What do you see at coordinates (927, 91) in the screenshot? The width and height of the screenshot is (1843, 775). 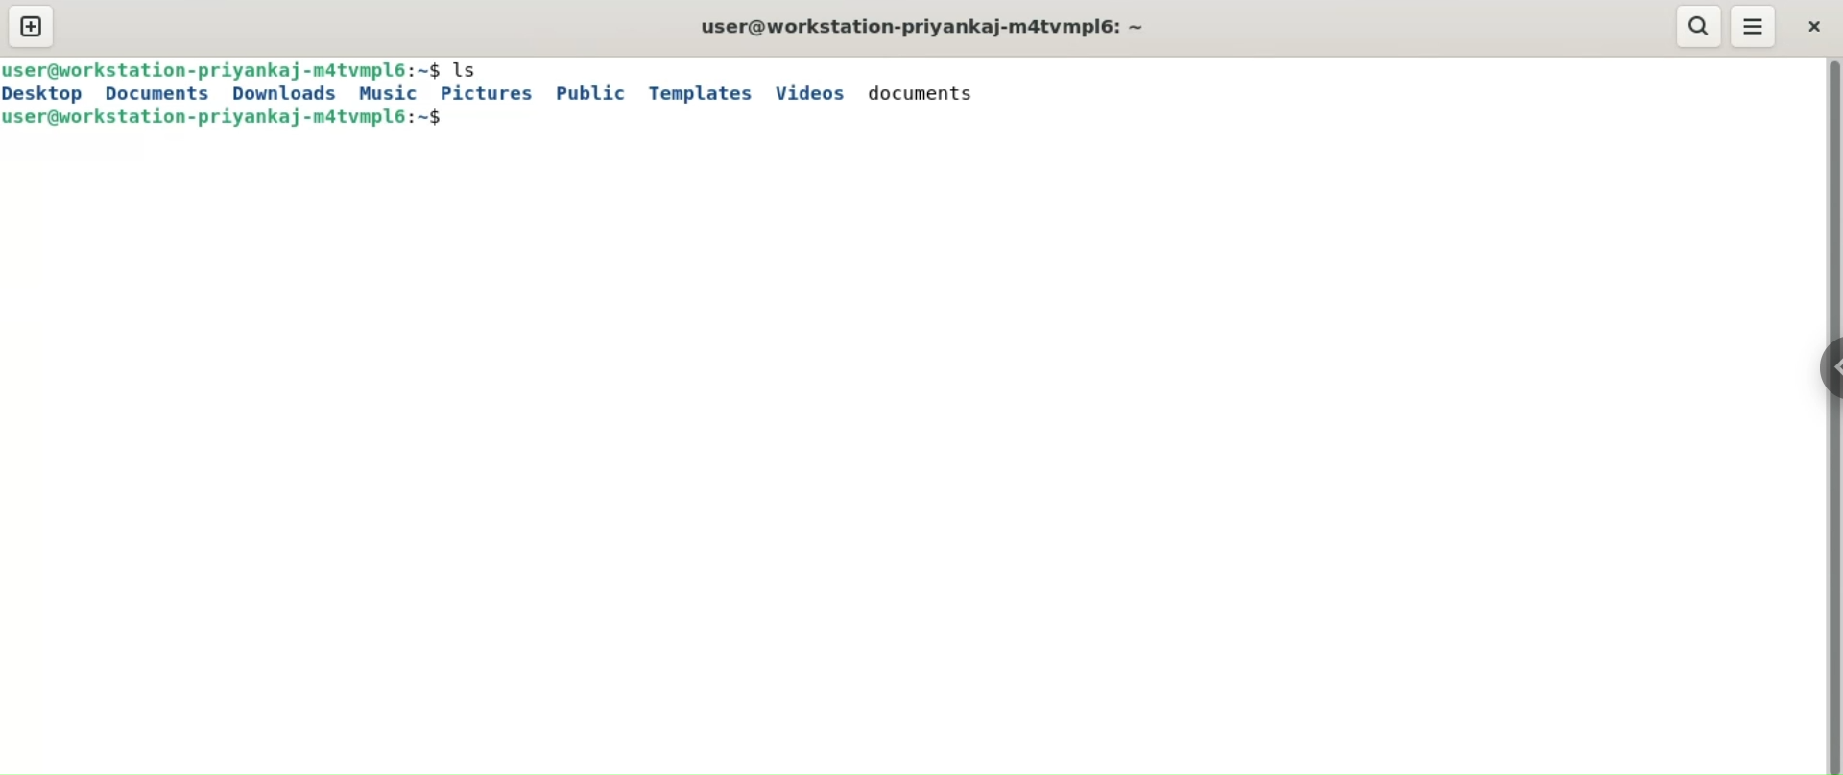 I see `documents` at bounding box center [927, 91].